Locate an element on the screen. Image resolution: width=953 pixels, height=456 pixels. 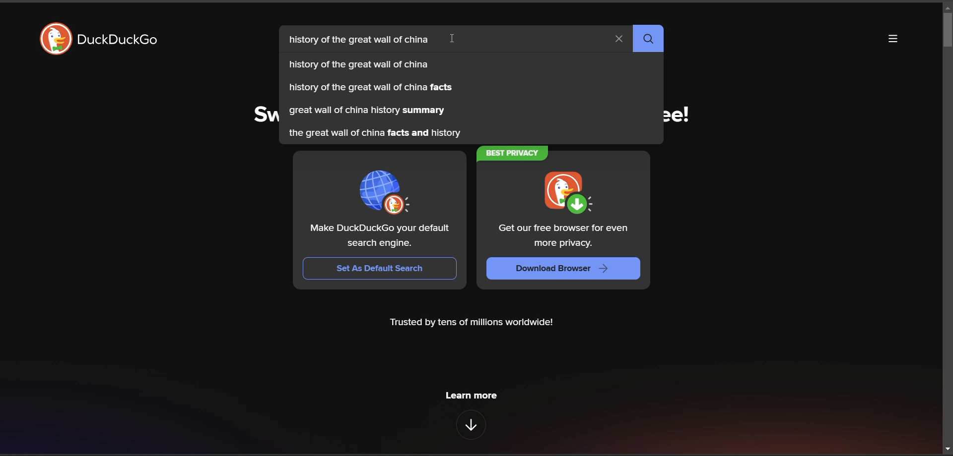
Set As Default Search is located at coordinates (381, 268).